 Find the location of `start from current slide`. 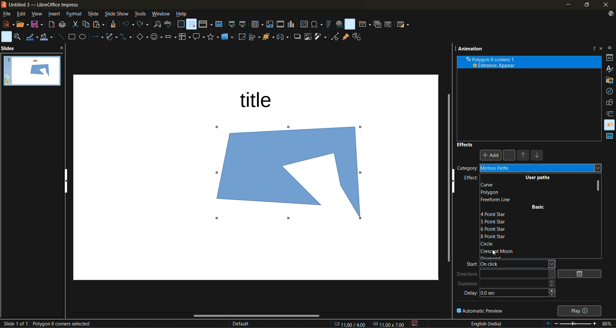

start from current slide is located at coordinates (244, 25).